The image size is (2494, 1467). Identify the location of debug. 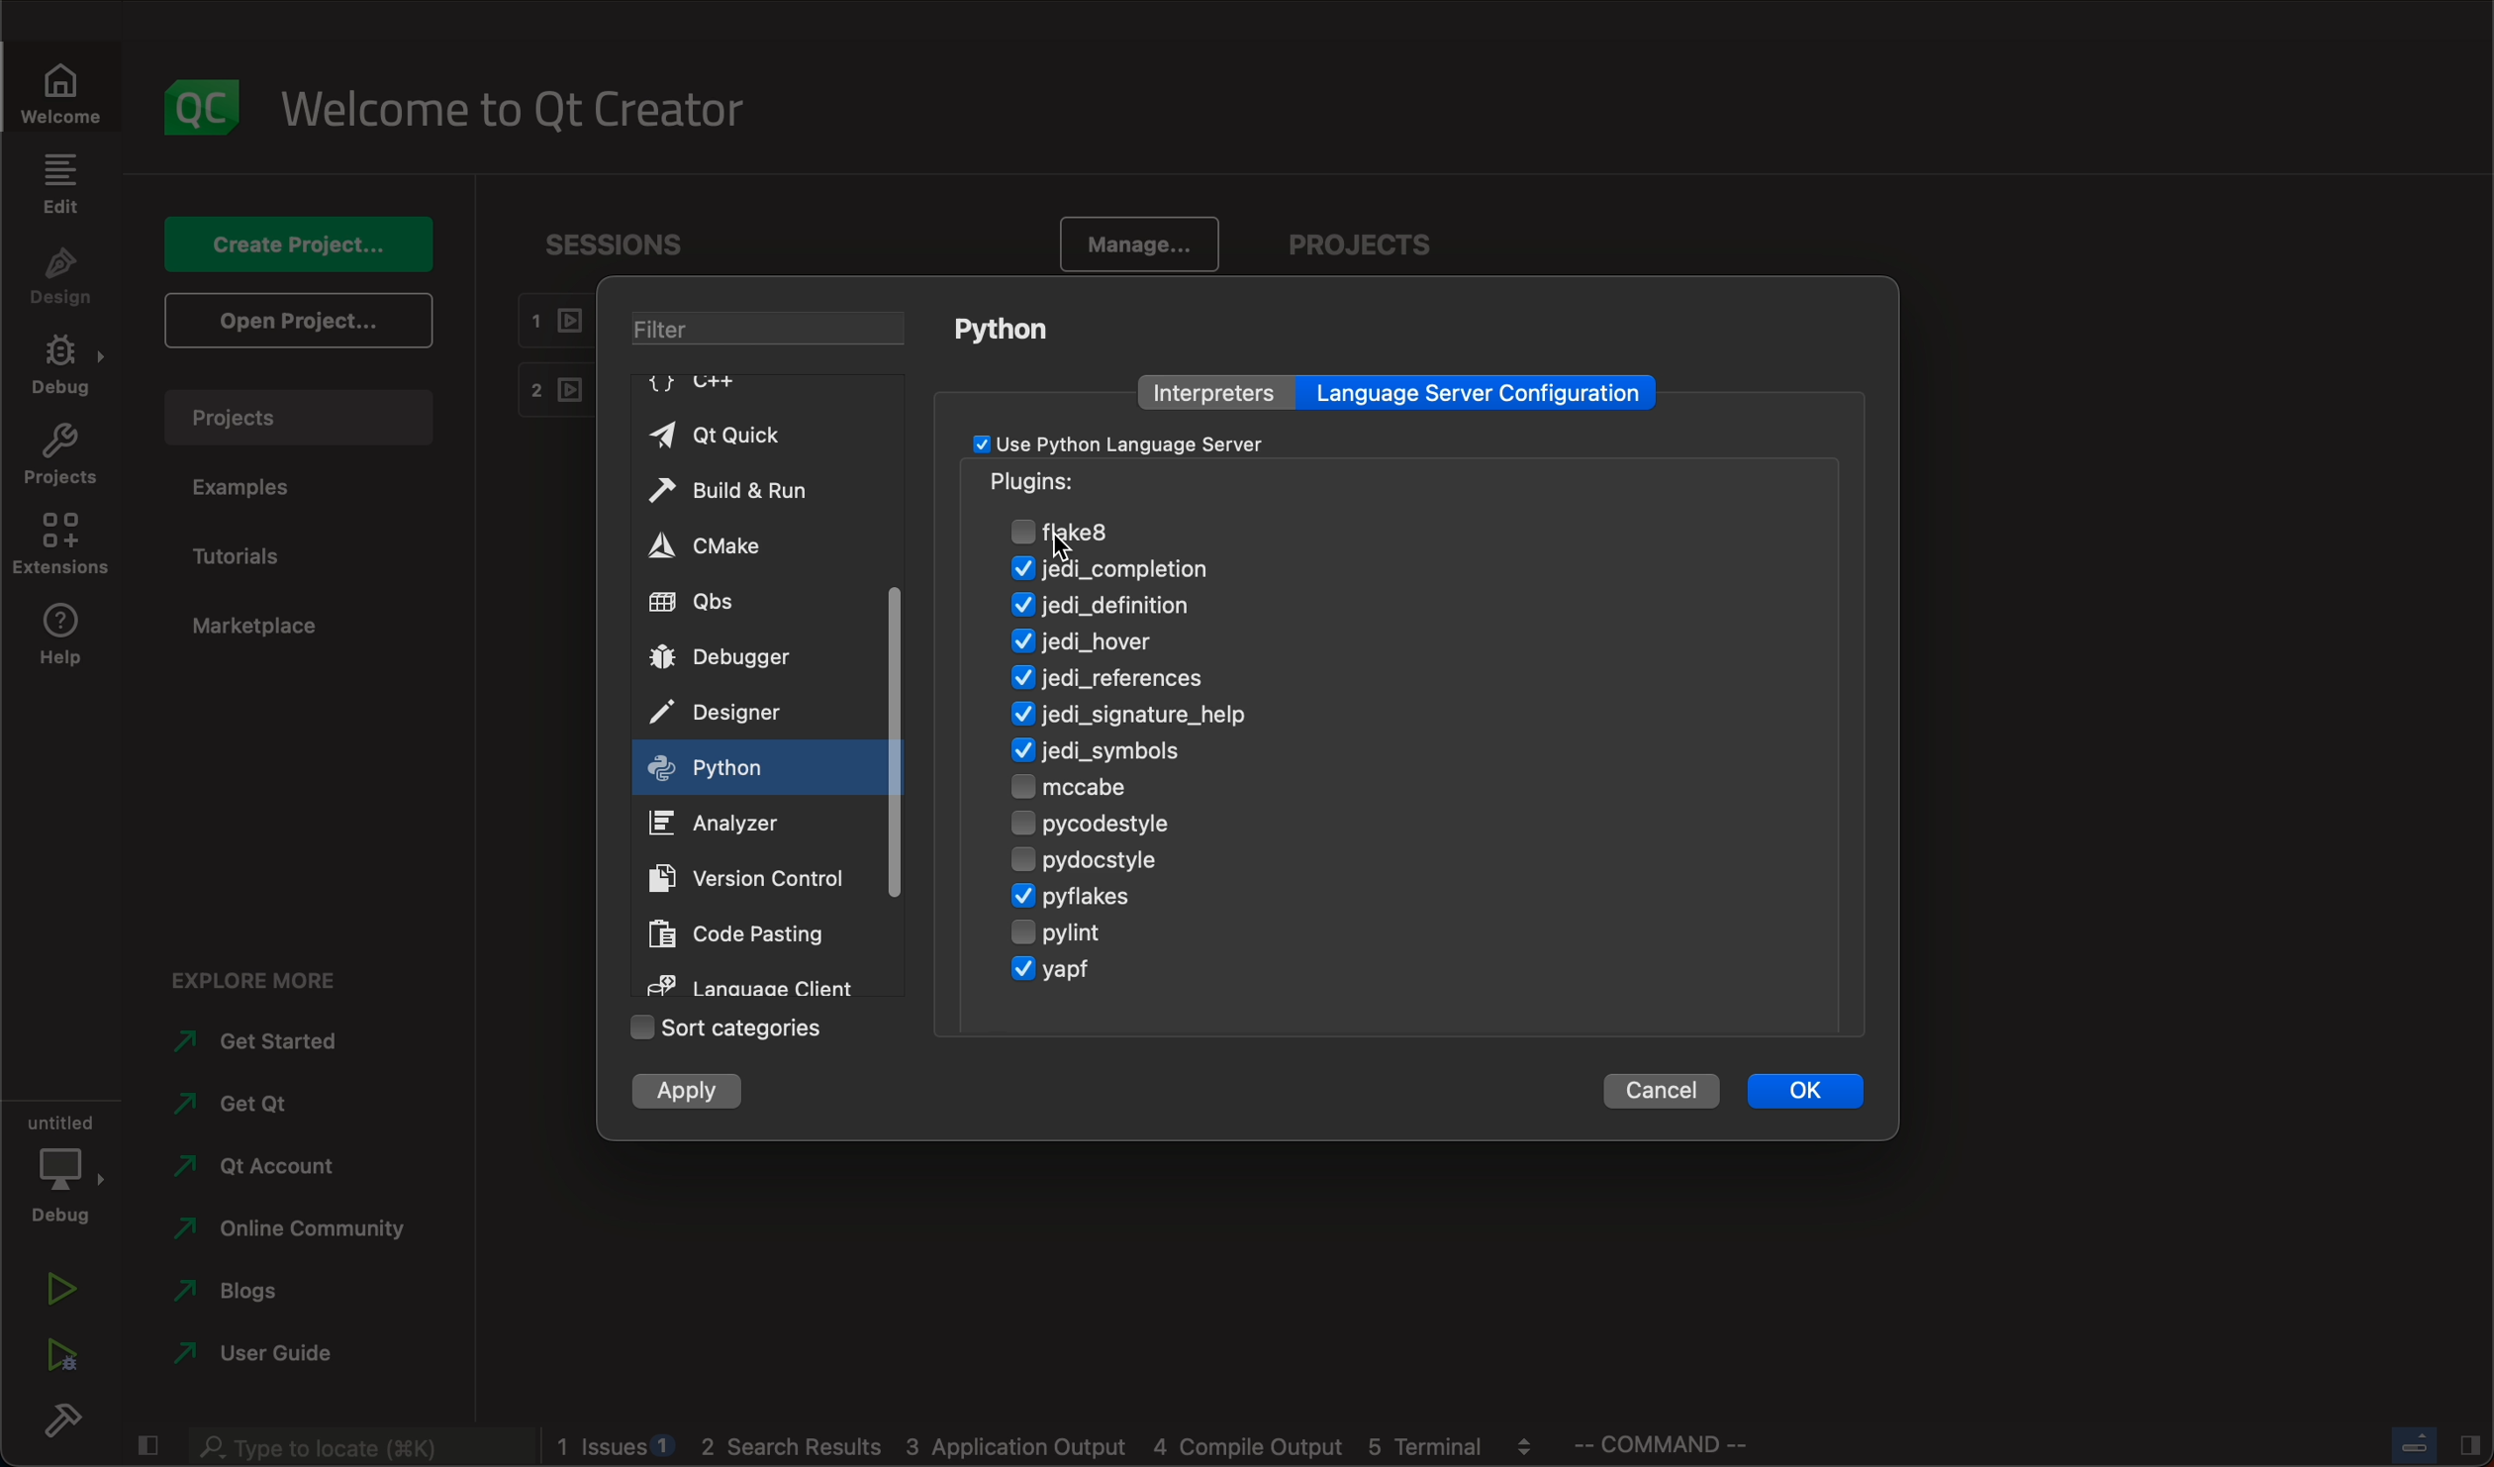
(66, 1169).